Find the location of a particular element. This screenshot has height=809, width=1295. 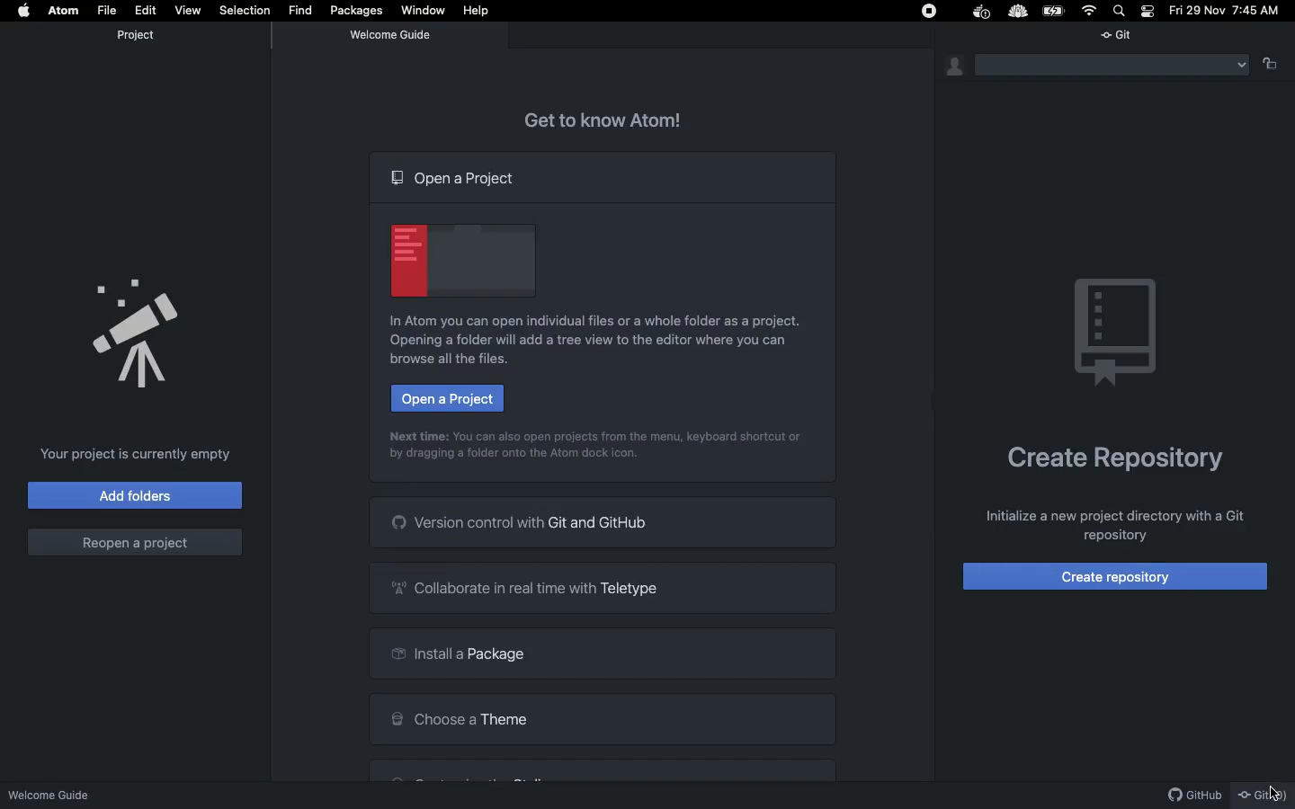

Notification is located at coordinates (1148, 11).